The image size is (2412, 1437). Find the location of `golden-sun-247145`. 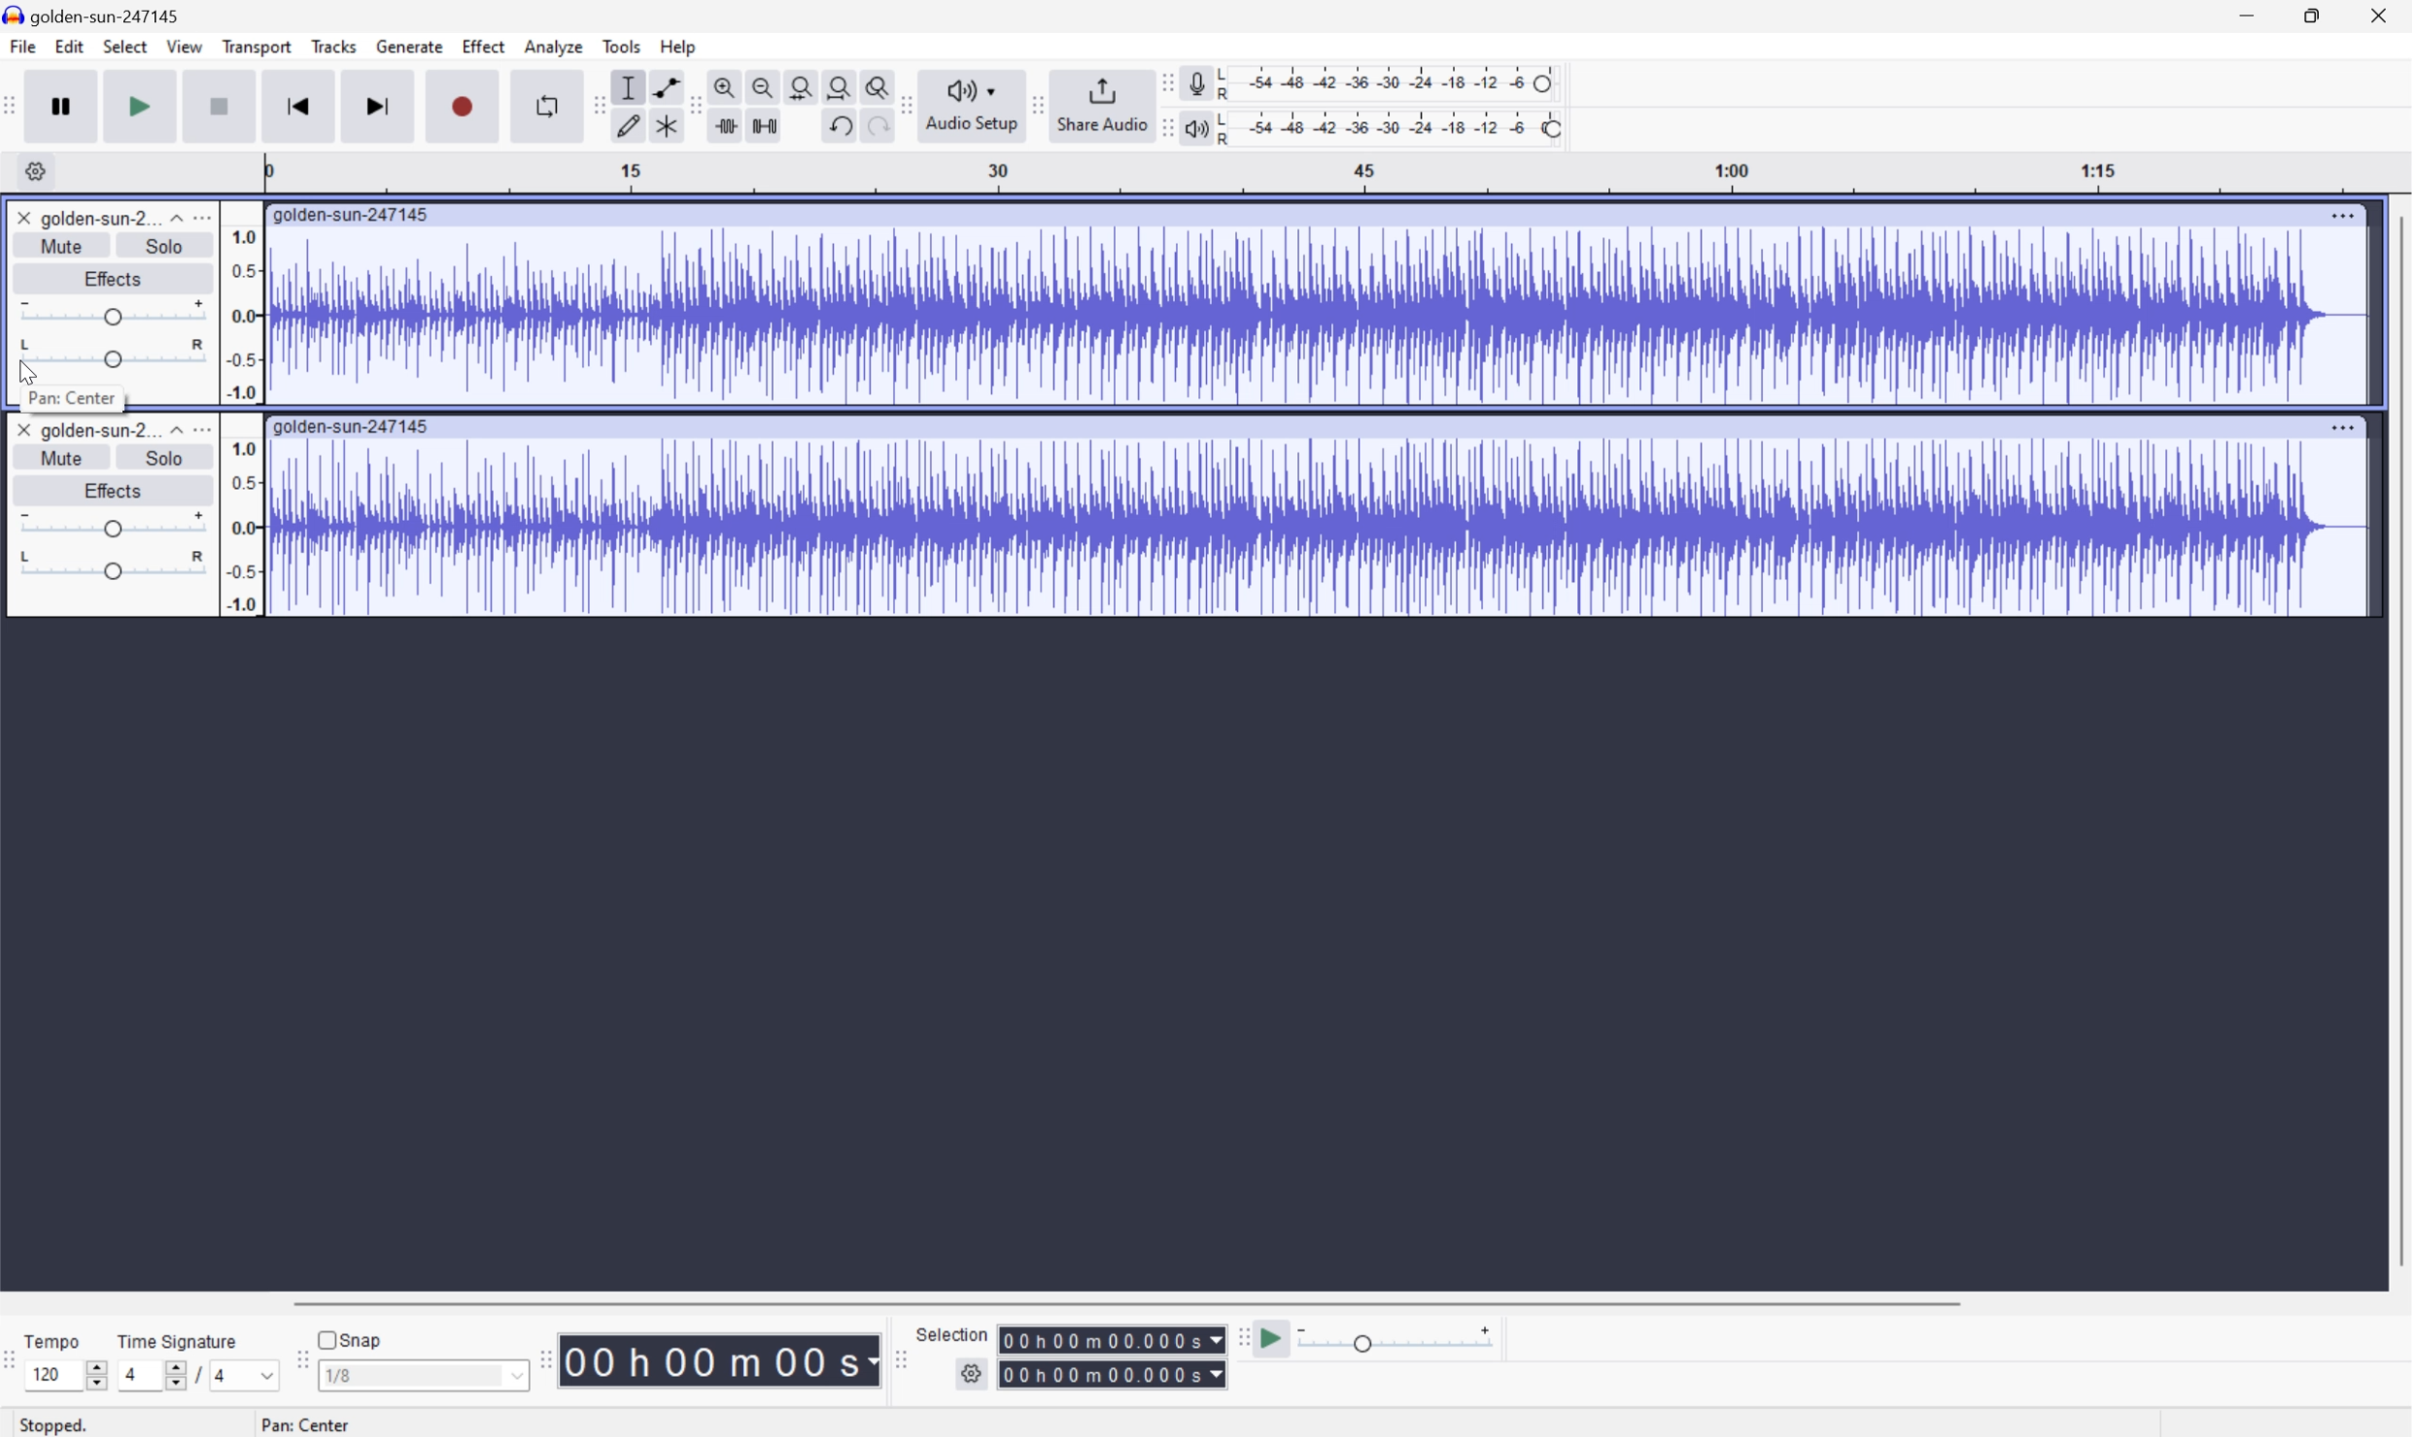

golden-sun-247145 is located at coordinates (357, 213).